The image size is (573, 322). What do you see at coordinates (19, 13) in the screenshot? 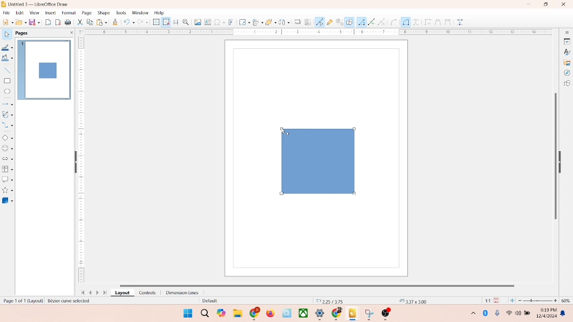
I see `edit` at bounding box center [19, 13].